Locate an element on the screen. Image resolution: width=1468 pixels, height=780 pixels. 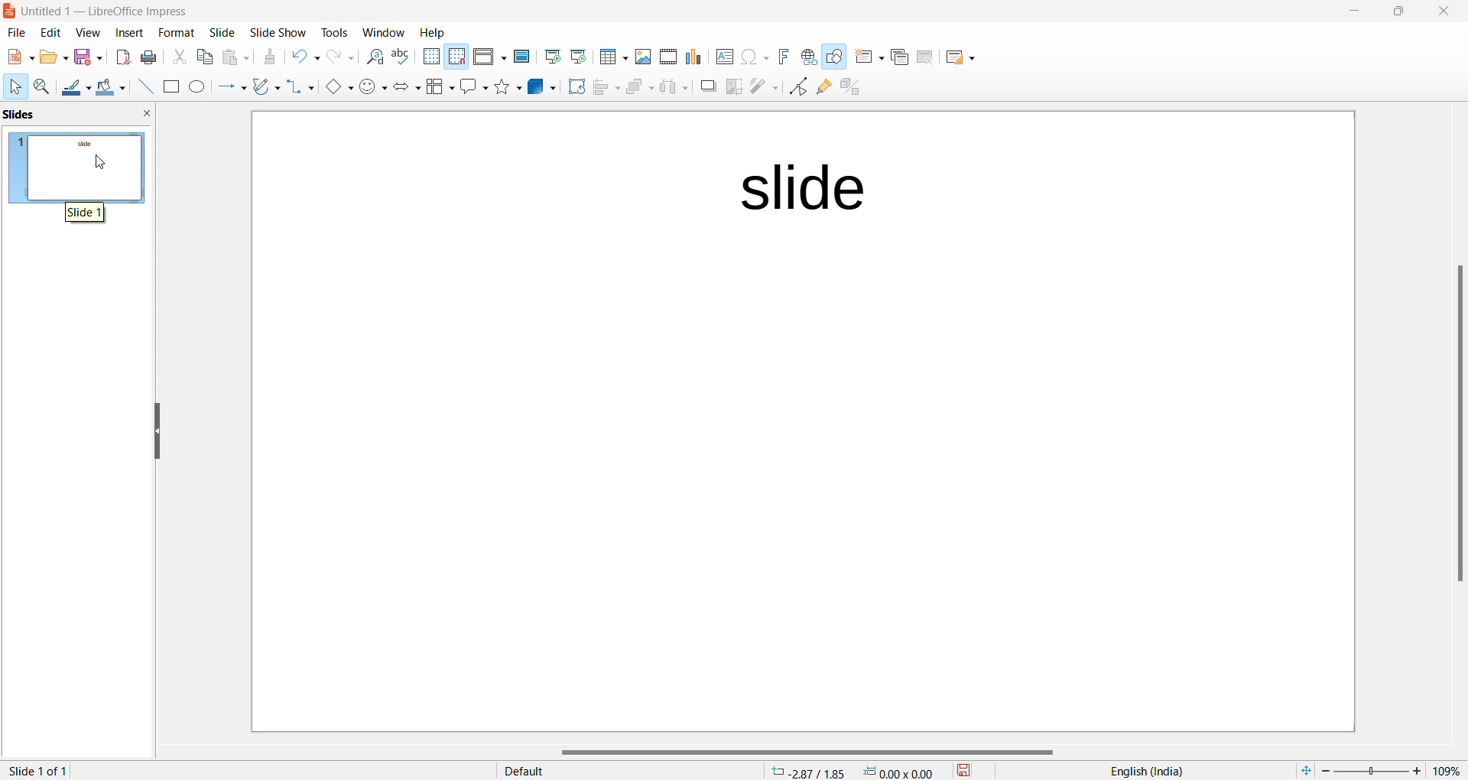
zoom slider is located at coordinates (1375, 769).